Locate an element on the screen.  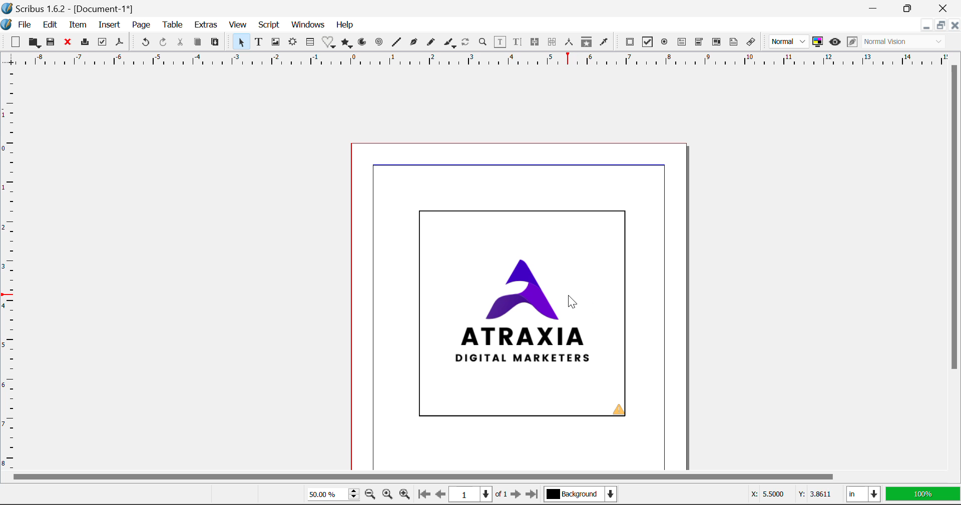
Edit Contents of Frame is located at coordinates (501, 43).